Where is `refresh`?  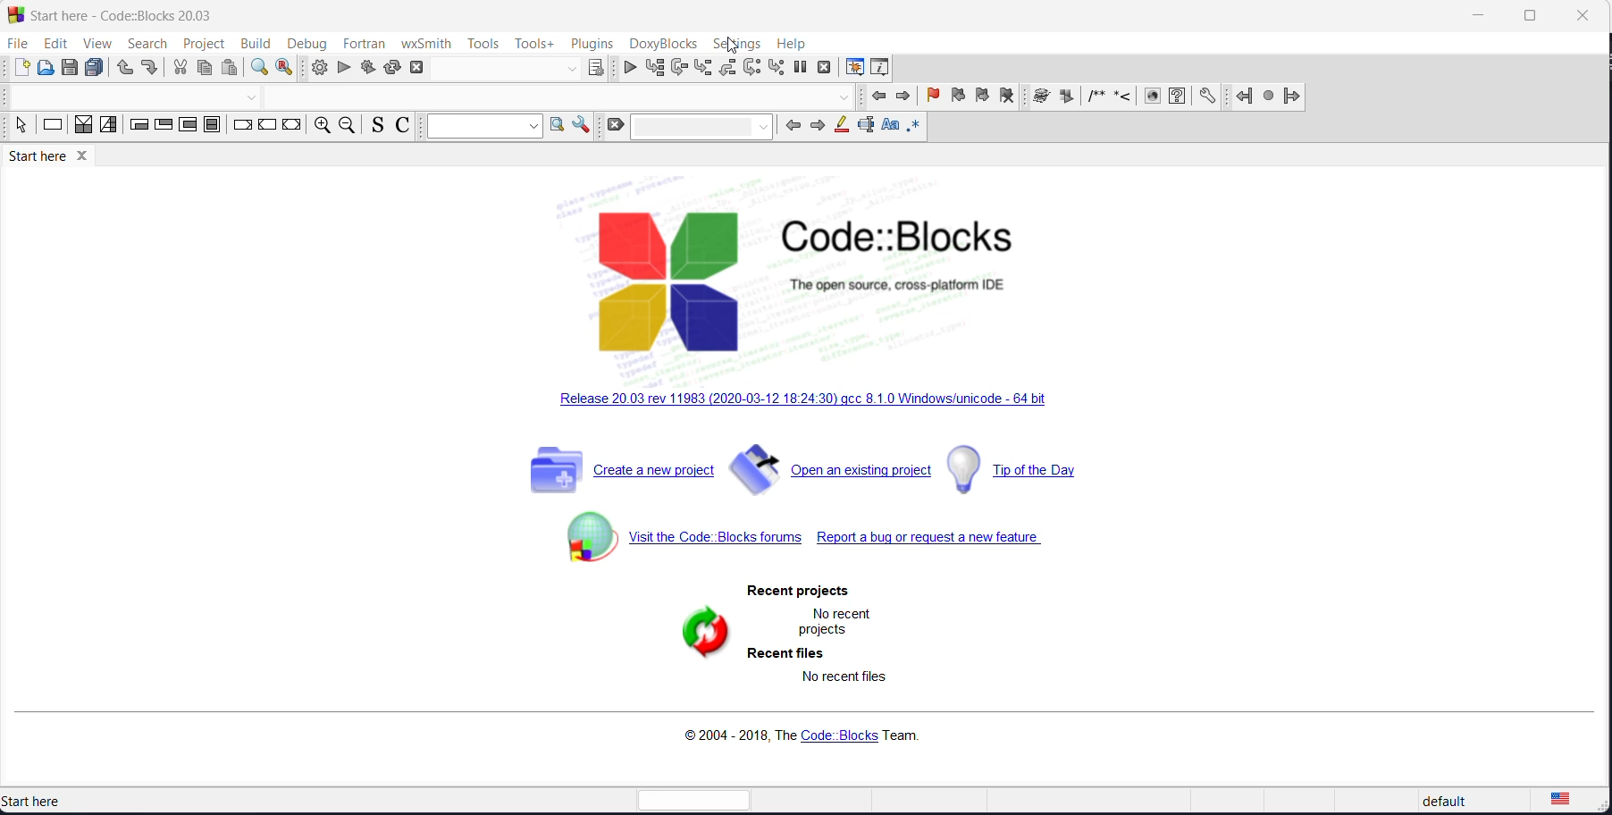 refresh is located at coordinates (699, 634).